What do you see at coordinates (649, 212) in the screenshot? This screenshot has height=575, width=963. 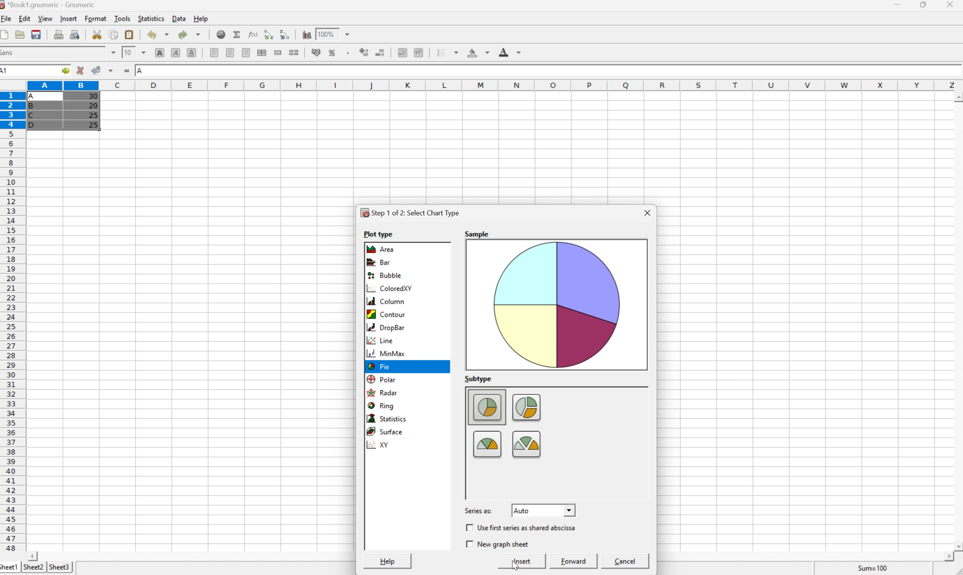 I see `Close` at bounding box center [649, 212].